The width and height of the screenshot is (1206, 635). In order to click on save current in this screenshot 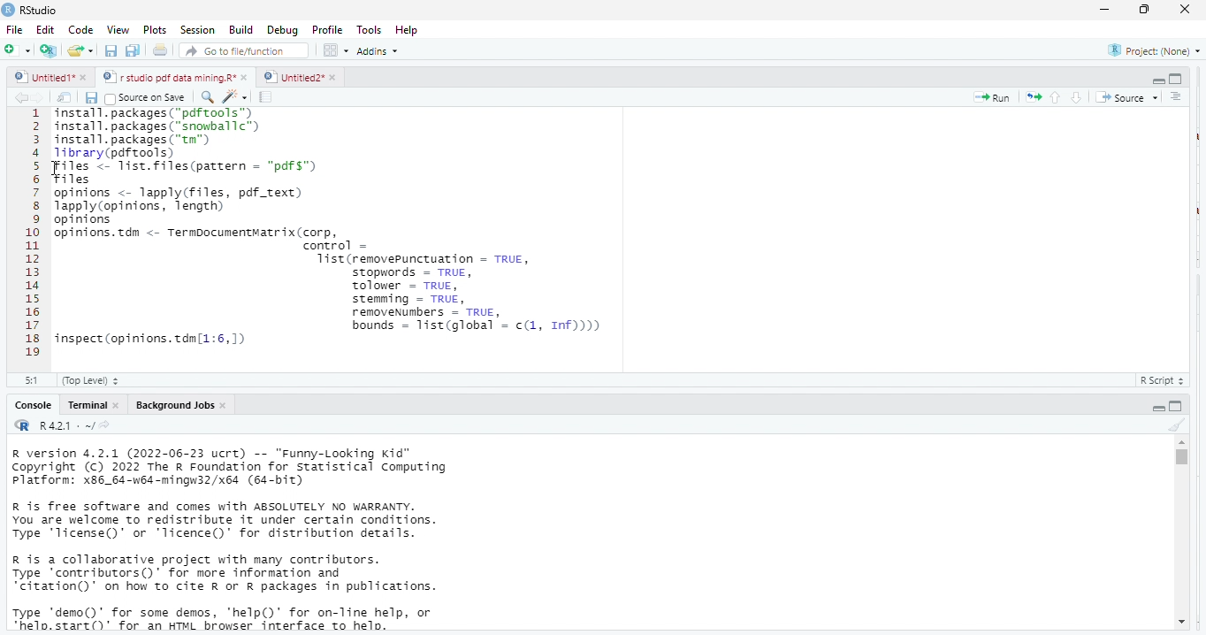, I will do `click(92, 96)`.